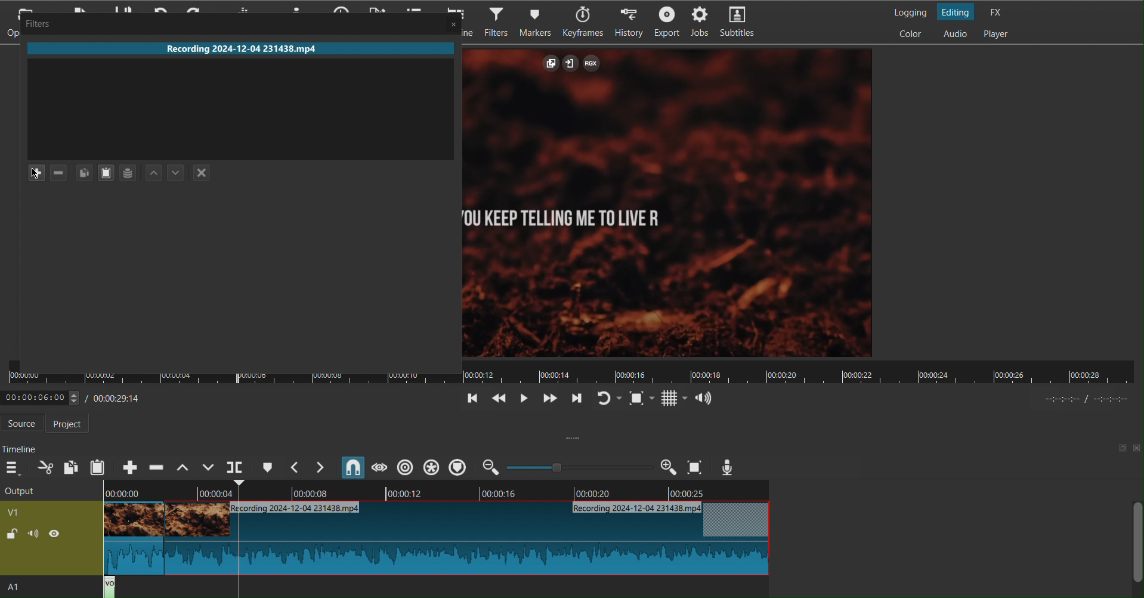  Describe the element at coordinates (522, 399) in the screenshot. I see `Play` at that location.